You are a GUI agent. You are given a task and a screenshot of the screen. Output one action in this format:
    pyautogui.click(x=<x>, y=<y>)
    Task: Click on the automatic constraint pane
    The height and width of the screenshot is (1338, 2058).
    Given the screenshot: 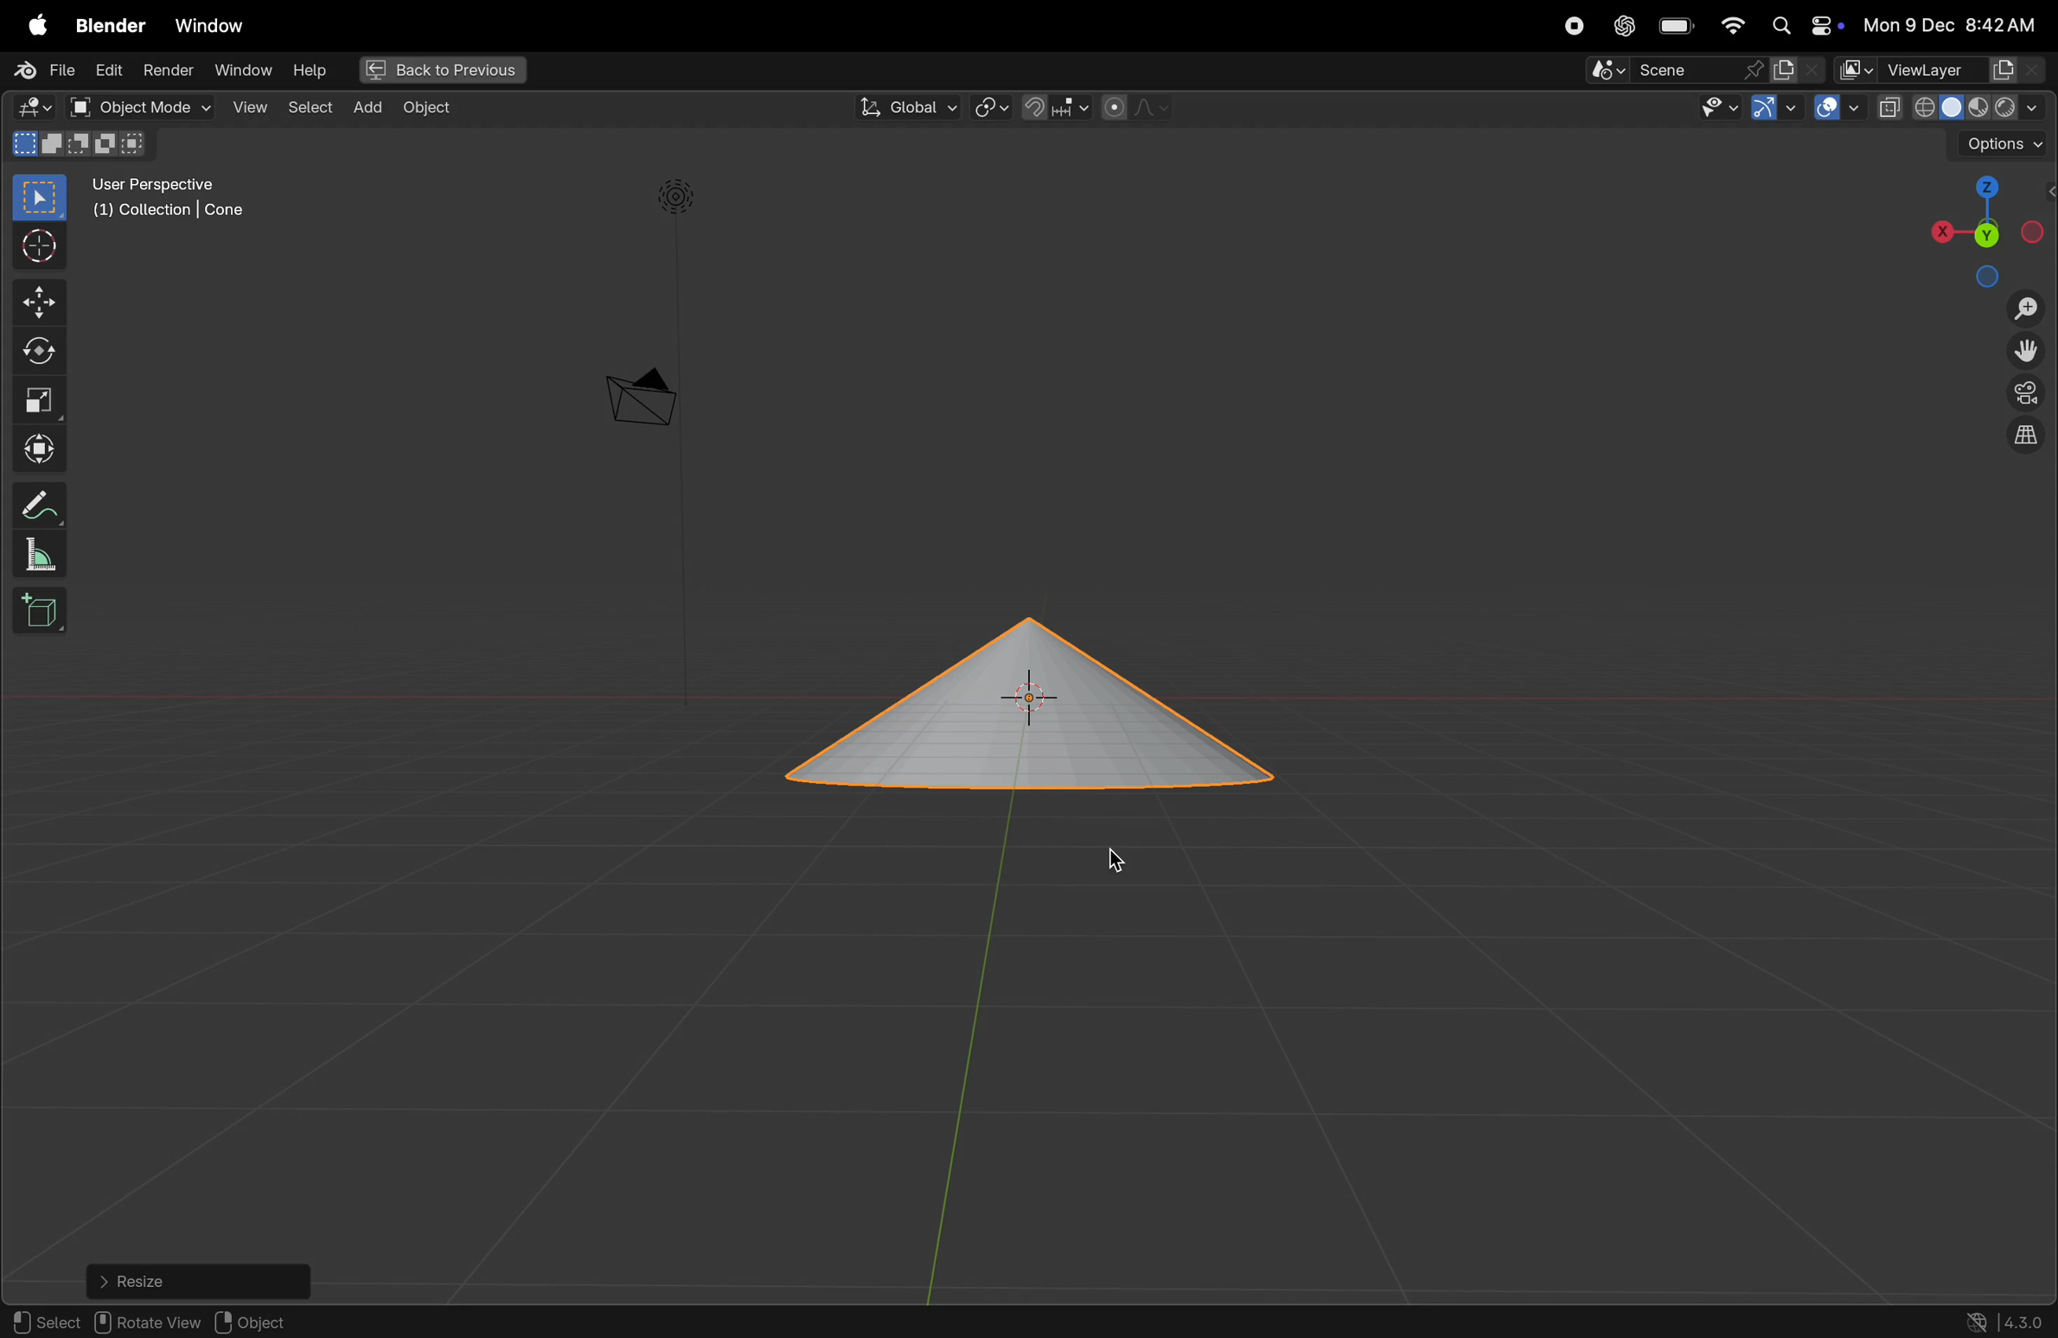 What is the action you would take?
    pyautogui.click(x=1550, y=1322)
    